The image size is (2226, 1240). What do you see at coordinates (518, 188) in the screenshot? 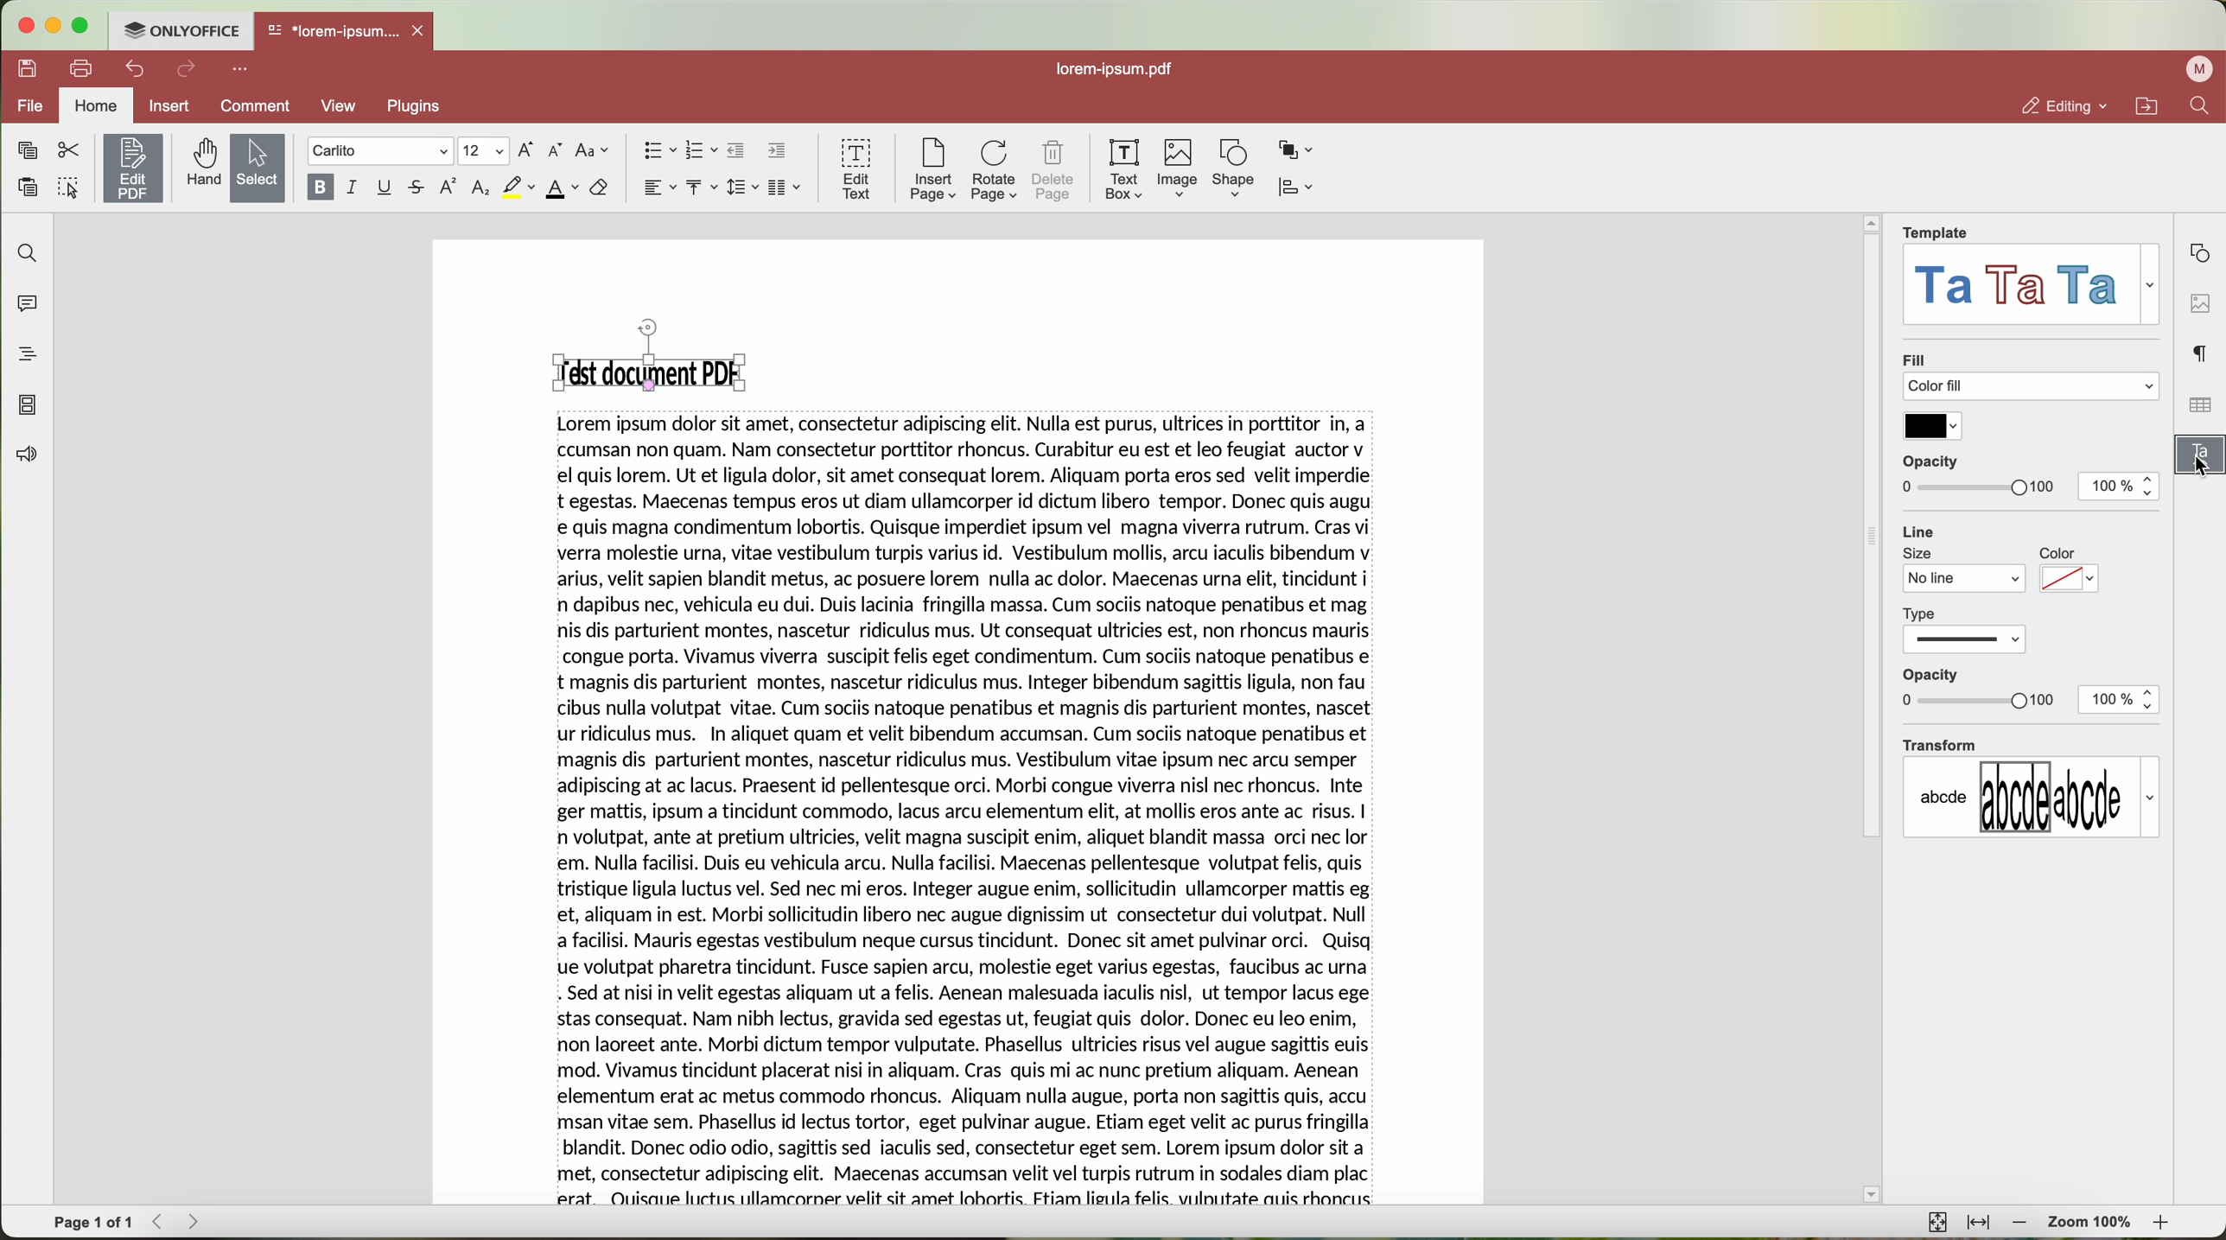
I see `highlight color` at bounding box center [518, 188].